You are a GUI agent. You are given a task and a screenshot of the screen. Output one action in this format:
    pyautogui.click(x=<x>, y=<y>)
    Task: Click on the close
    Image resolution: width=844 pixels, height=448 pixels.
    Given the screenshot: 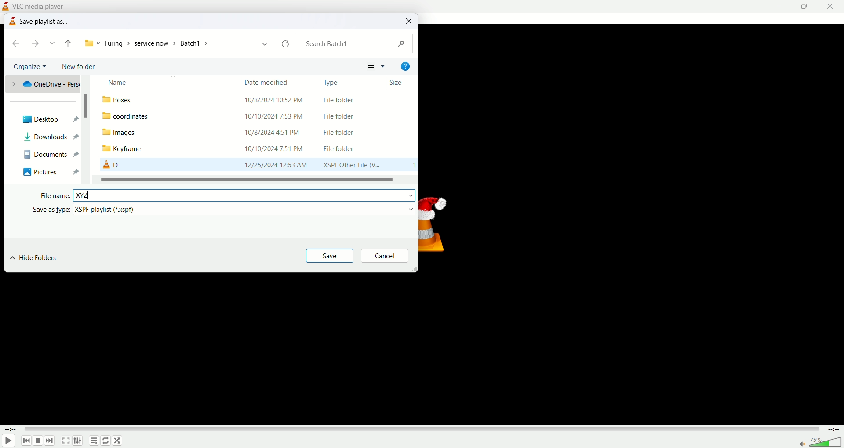 What is the action you would take?
    pyautogui.click(x=410, y=21)
    